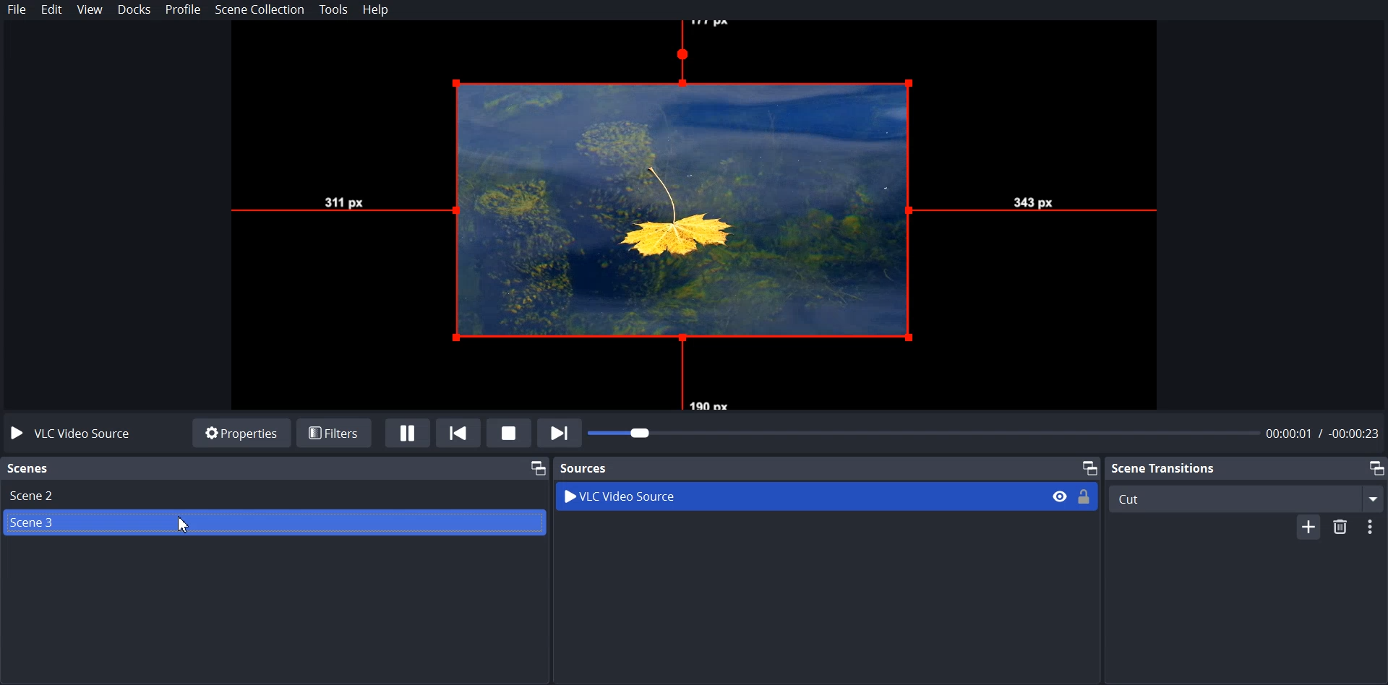 The height and width of the screenshot is (685, 1388). Describe the element at coordinates (459, 432) in the screenshot. I see `Previously Playlist` at that location.